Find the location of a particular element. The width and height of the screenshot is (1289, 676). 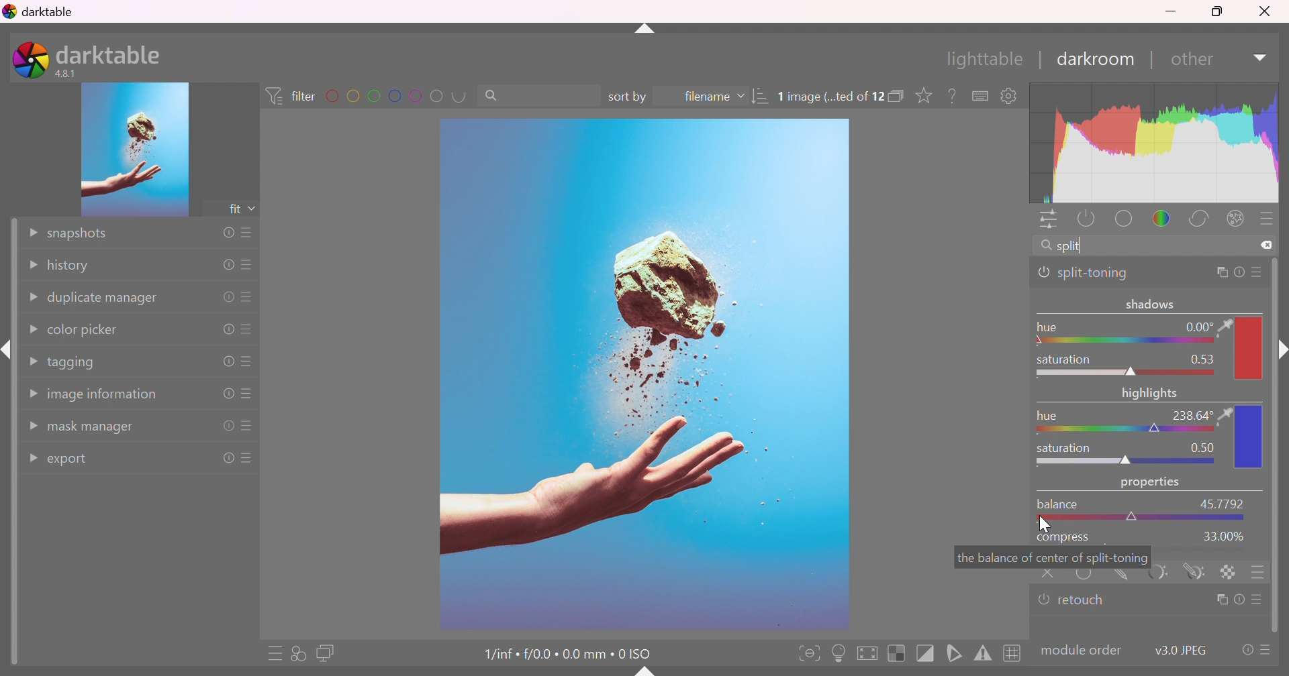

color picker is located at coordinates (1223, 414).